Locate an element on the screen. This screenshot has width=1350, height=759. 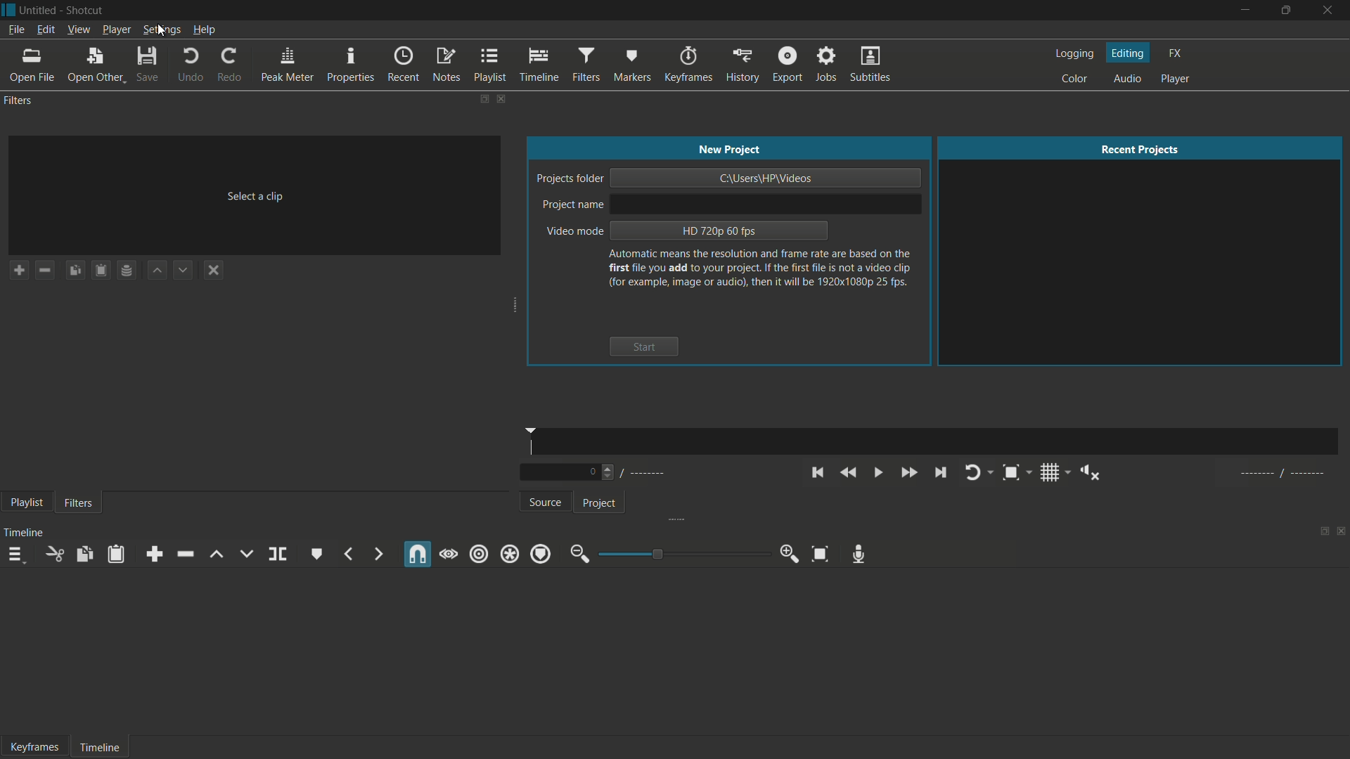
copy is located at coordinates (85, 555).